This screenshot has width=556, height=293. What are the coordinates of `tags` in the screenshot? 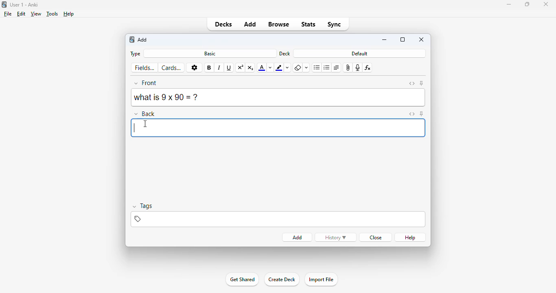 It's located at (144, 206).